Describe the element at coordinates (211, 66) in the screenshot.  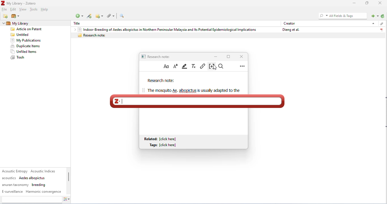
I see `insert citation` at that location.